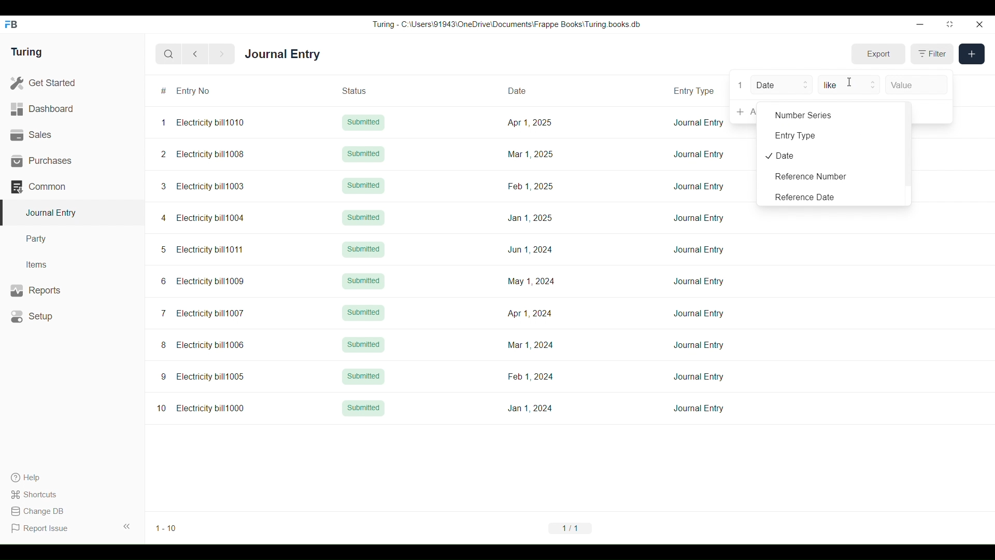  What do you see at coordinates (530, 376) in the screenshot?
I see `Feb 1,2024` at bounding box center [530, 376].